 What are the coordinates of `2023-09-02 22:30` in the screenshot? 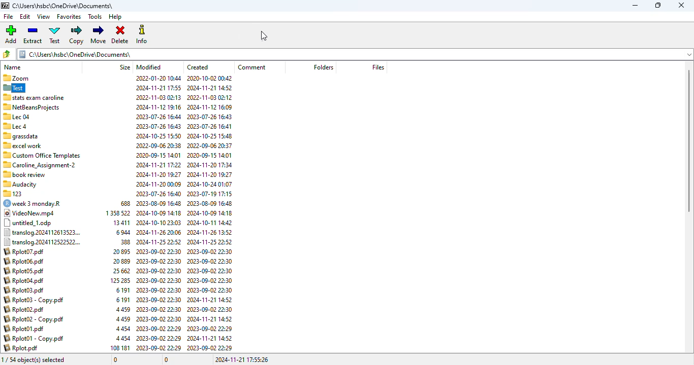 It's located at (159, 271).